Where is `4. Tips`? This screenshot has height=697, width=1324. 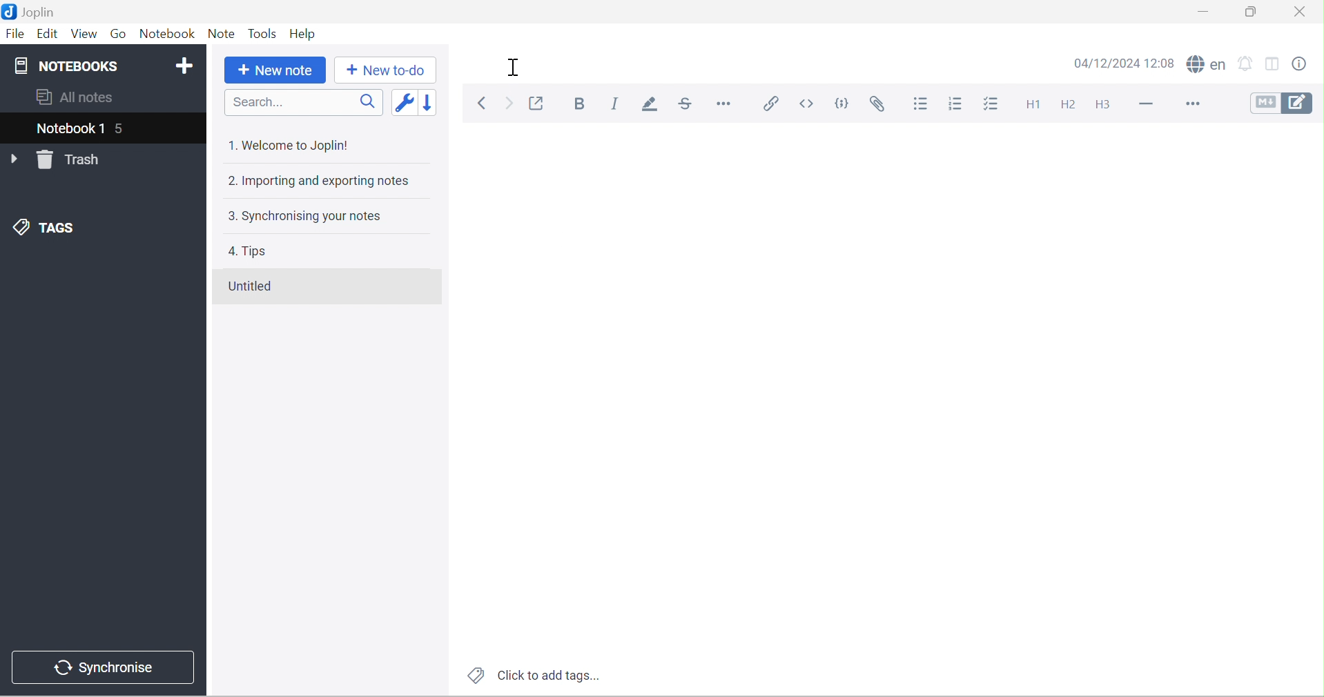
4. Tips is located at coordinates (249, 251).